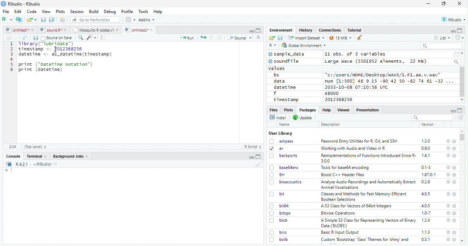  What do you see at coordinates (455, 206) in the screenshot?
I see `close` at bounding box center [455, 206].